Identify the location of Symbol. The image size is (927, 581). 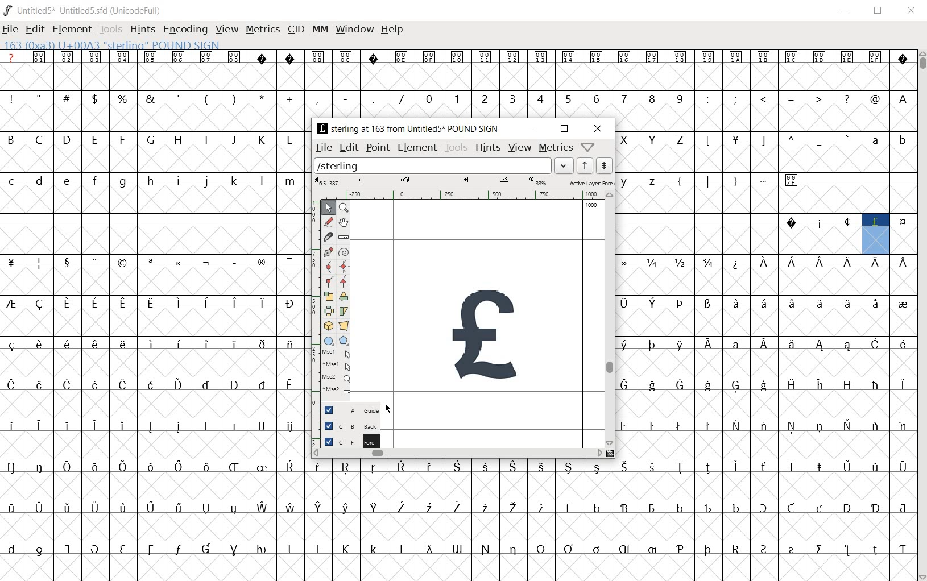
(652, 57).